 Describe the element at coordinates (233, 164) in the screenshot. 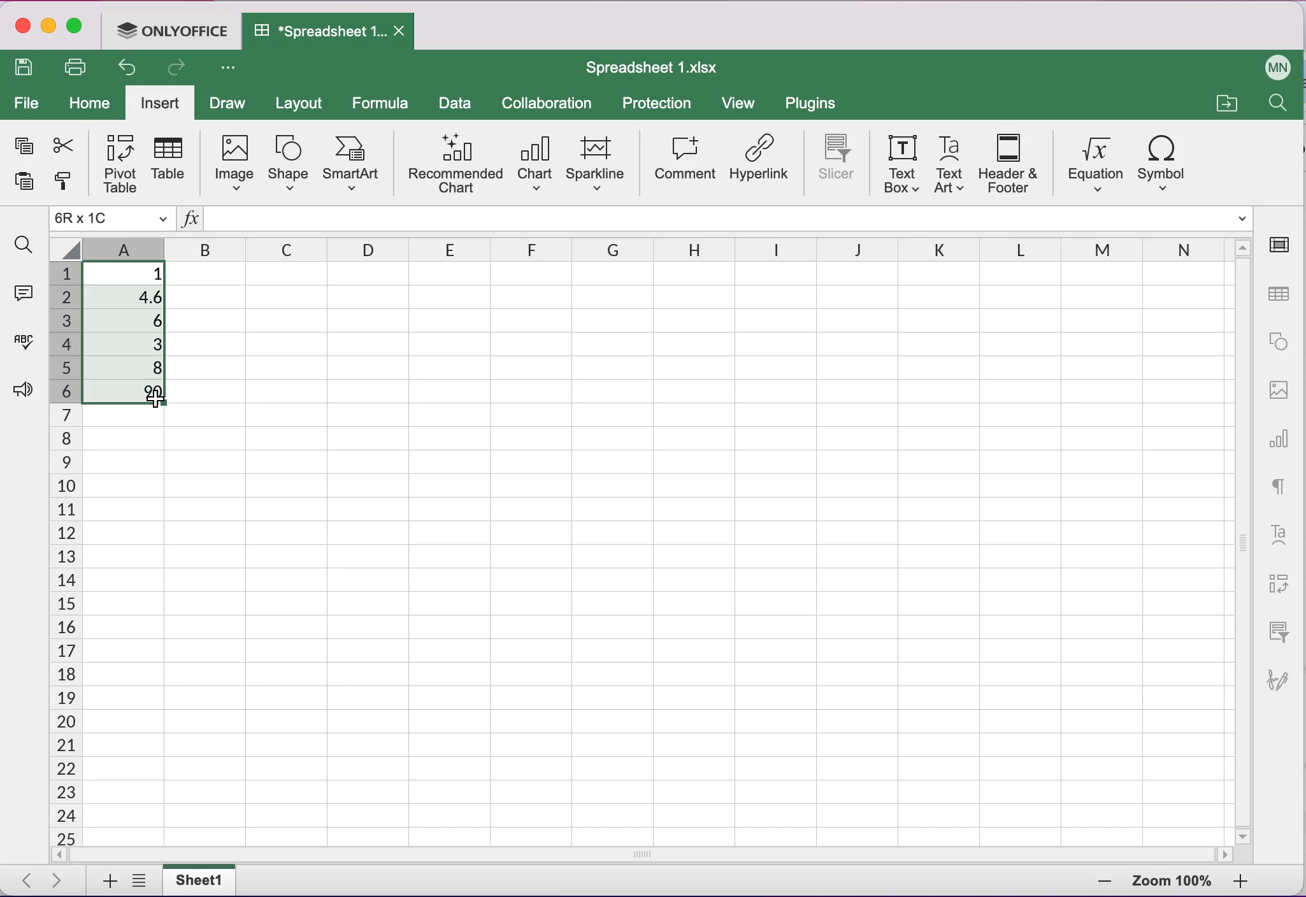

I see `image` at that location.